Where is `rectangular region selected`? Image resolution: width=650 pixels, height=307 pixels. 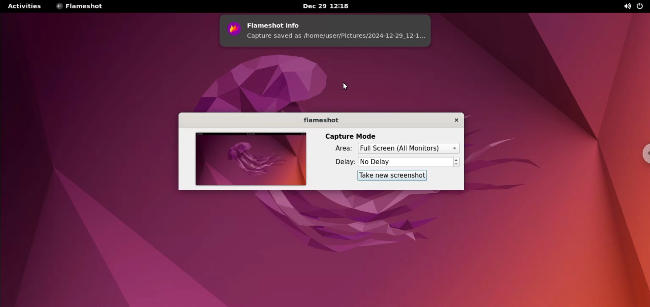
rectangular region selected is located at coordinates (410, 148).